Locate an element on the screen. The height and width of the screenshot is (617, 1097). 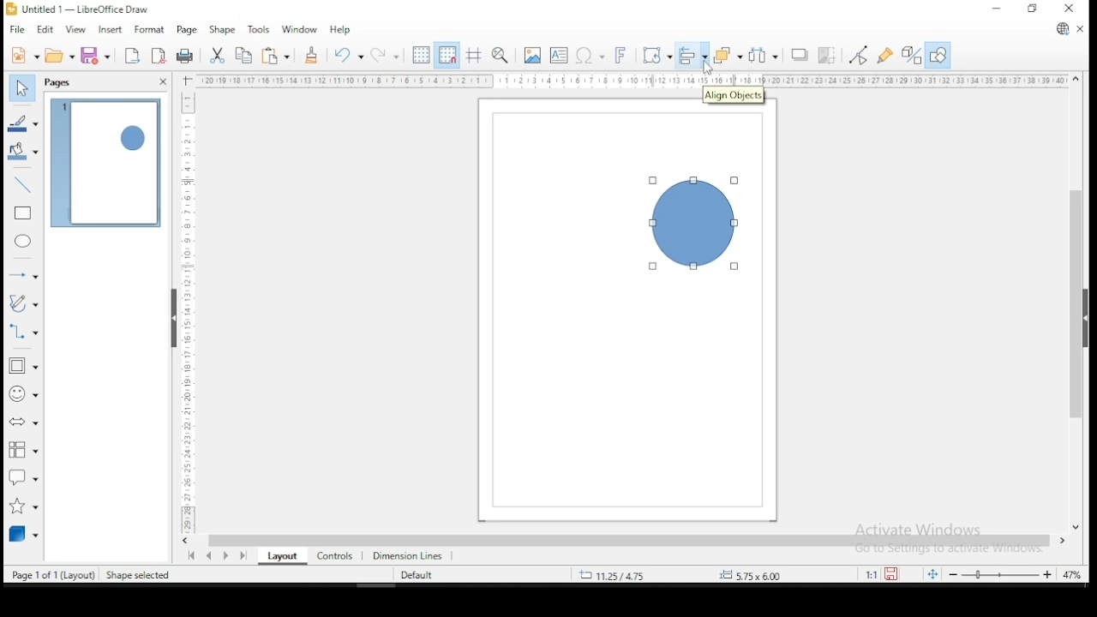
ellipse is located at coordinates (24, 241).